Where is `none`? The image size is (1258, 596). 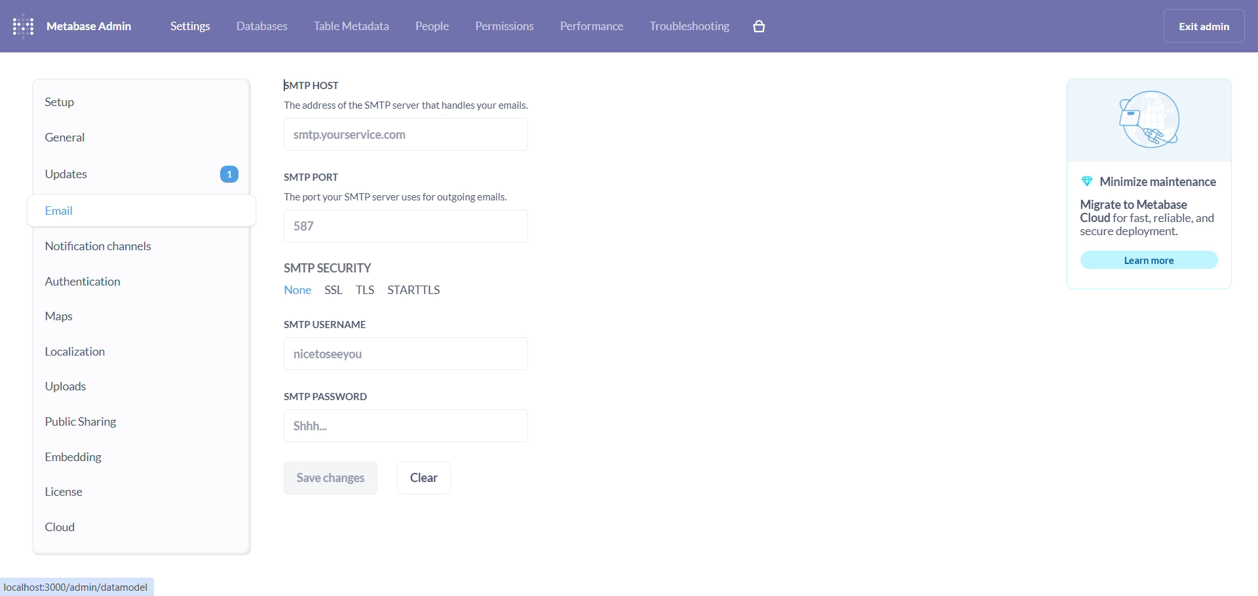
none is located at coordinates (296, 293).